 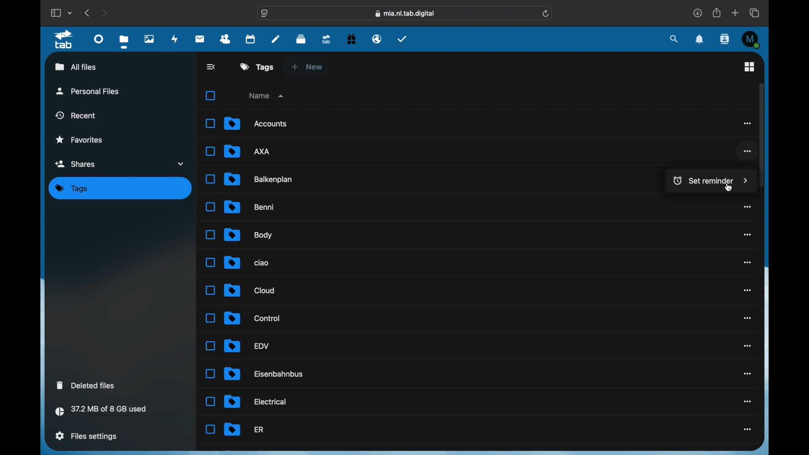 I want to click on email, so click(x=377, y=38).